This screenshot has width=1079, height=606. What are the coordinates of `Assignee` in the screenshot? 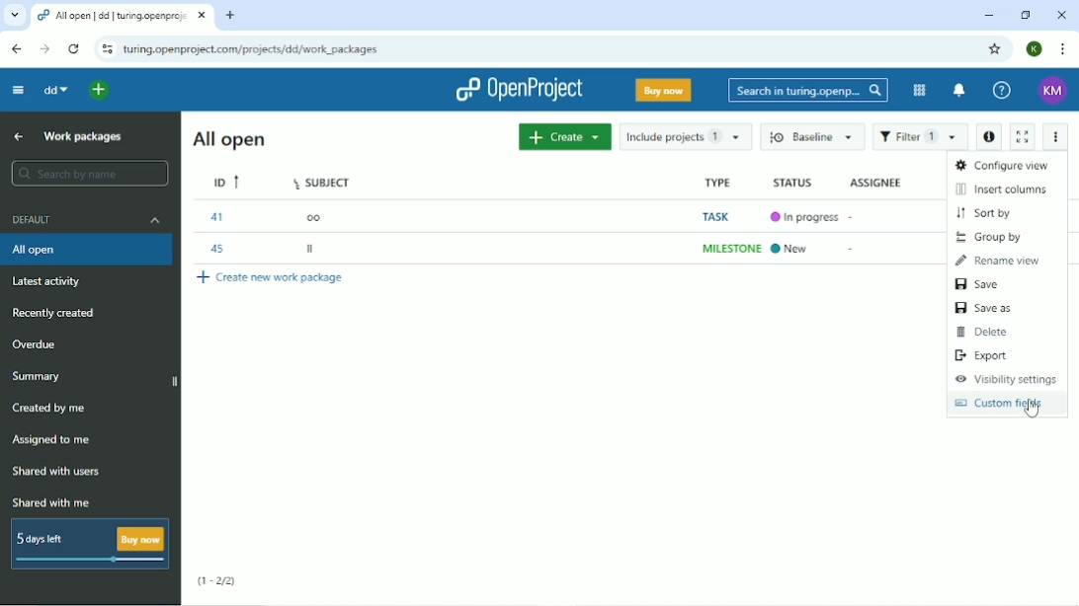 It's located at (877, 183).